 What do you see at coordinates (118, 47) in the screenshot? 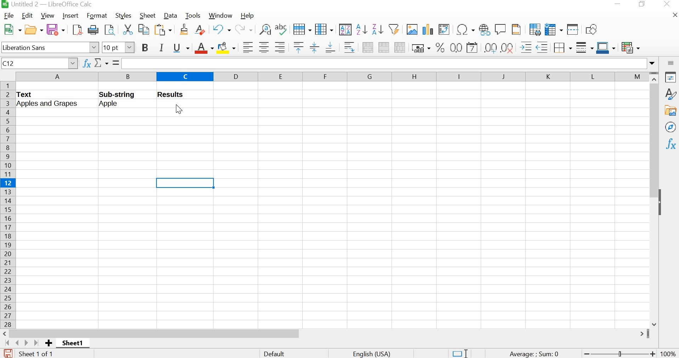
I see `font size` at bounding box center [118, 47].